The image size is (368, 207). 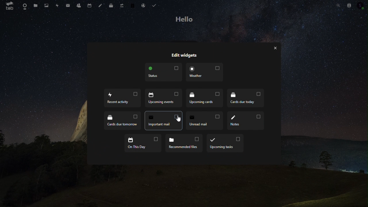 What do you see at coordinates (111, 5) in the screenshot?
I see `deck` at bounding box center [111, 5].